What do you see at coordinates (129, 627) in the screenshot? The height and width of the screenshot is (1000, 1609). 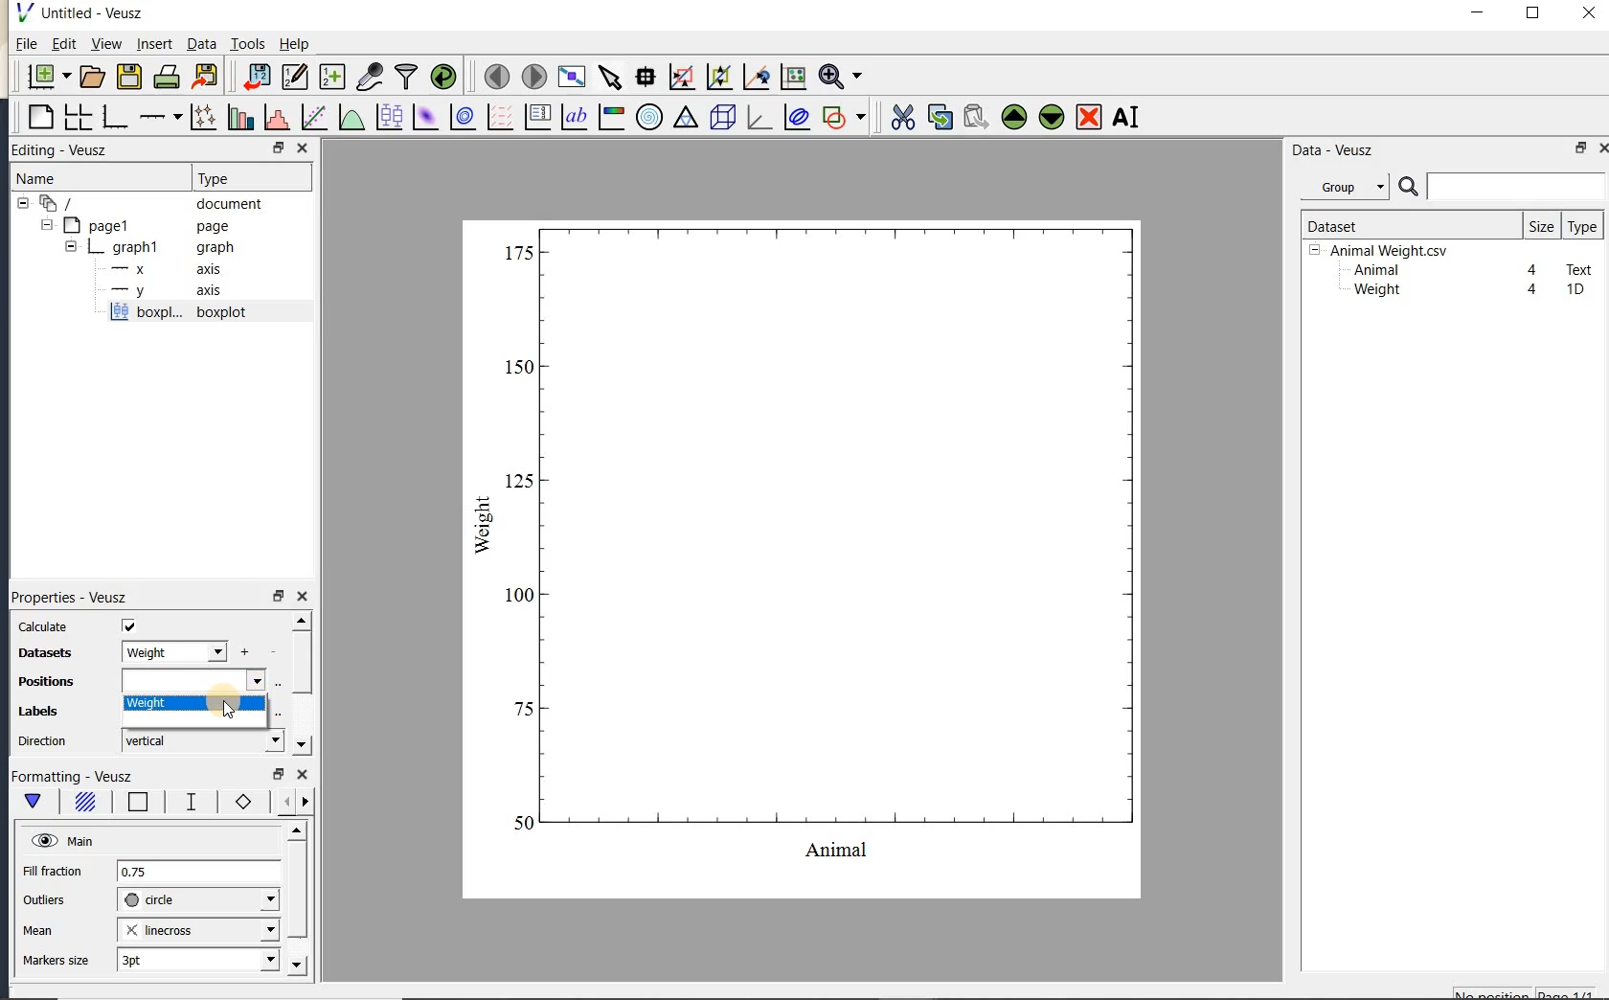 I see `check/uncheck` at bounding box center [129, 627].